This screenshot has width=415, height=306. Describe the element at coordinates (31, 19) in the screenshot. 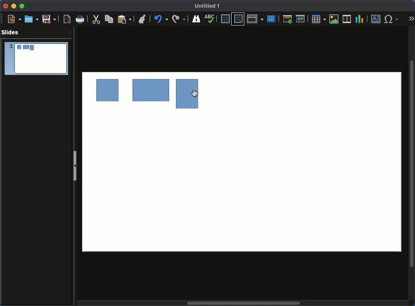

I see `Open` at that location.